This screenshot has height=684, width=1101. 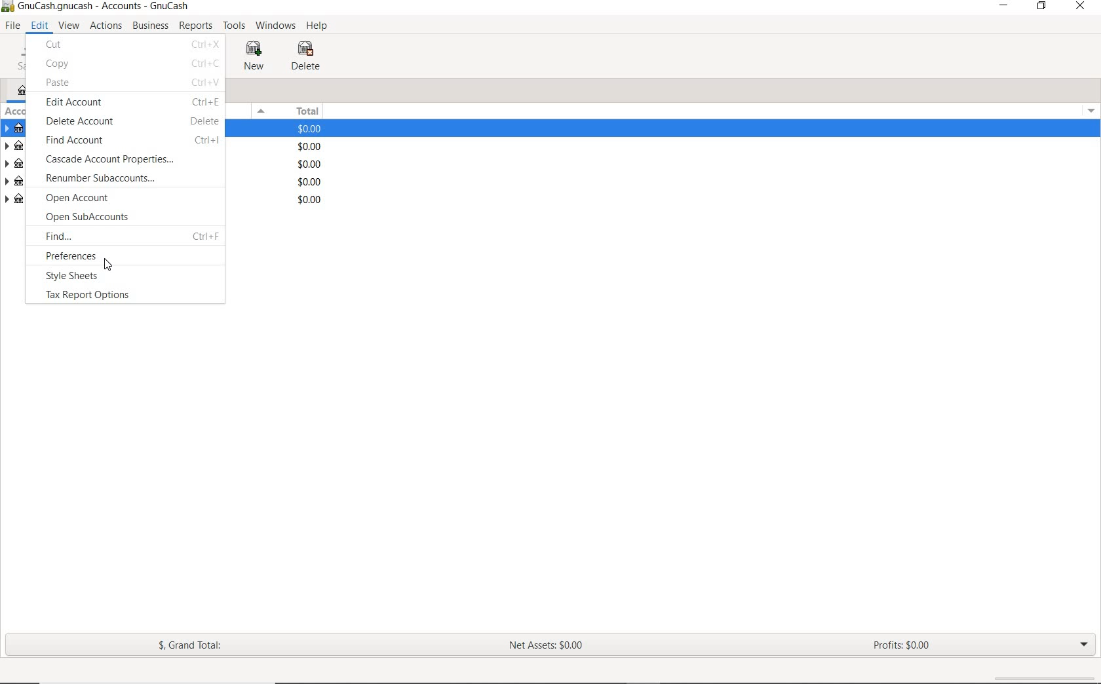 What do you see at coordinates (195, 26) in the screenshot?
I see `REPORTS` at bounding box center [195, 26].